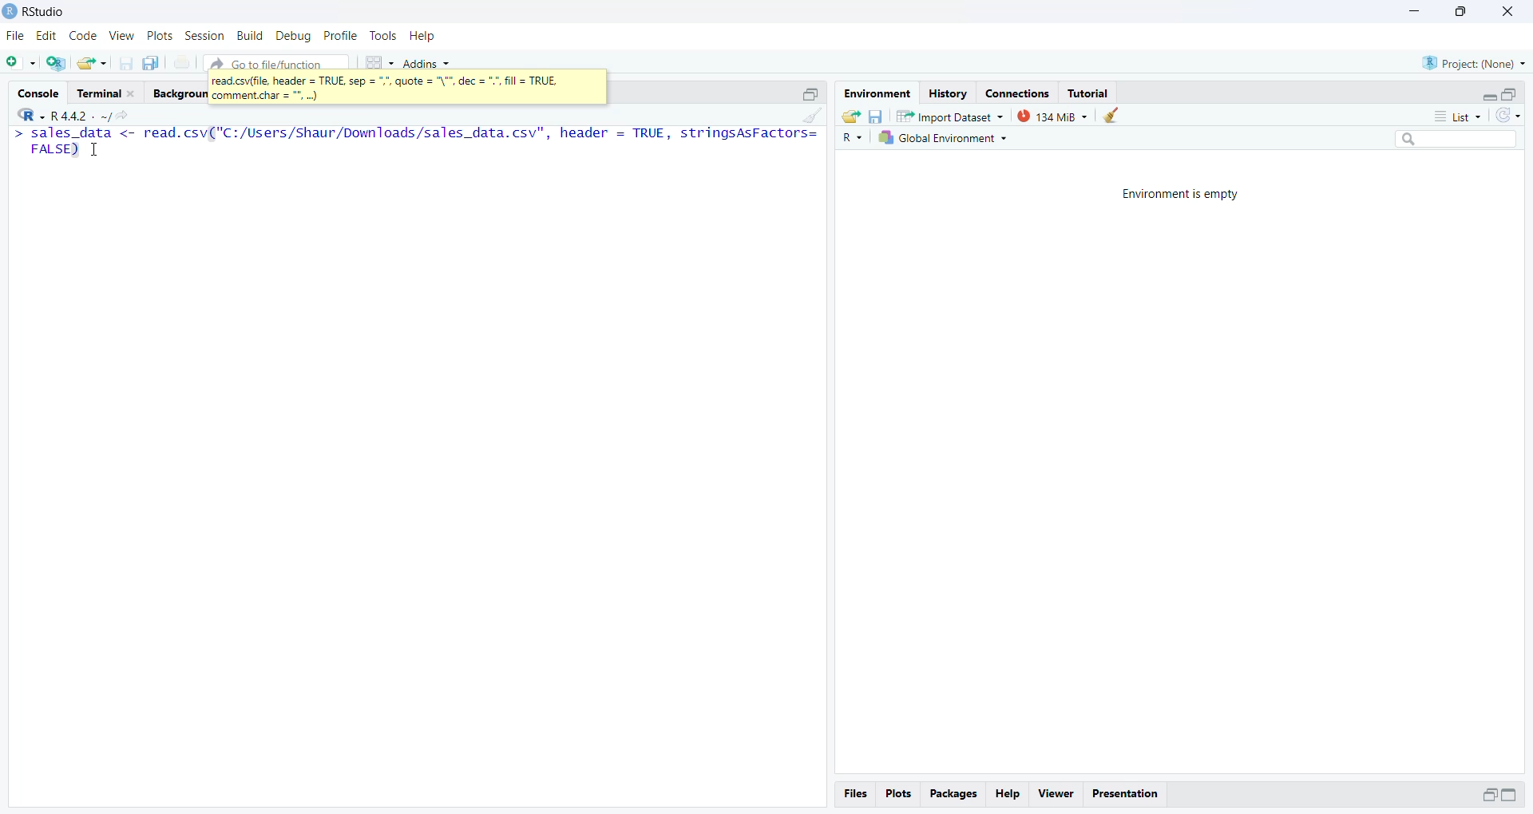  What do you see at coordinates (1017, 93) in the screenshot?
I see `Connections` at bounding box center [1017, 93].